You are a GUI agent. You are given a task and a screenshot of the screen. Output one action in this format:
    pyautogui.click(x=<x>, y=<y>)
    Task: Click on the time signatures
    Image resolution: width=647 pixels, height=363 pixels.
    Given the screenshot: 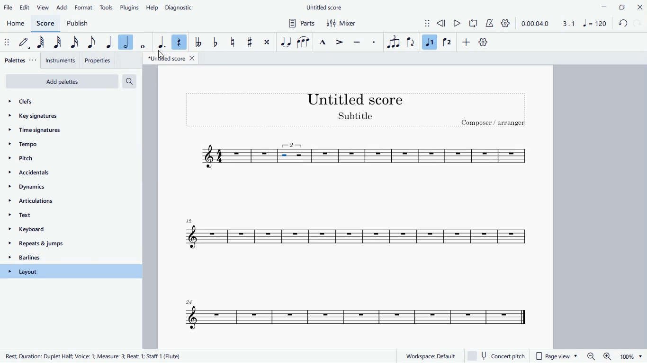 What is the action you would take?
    pyautogui.click(x=58, y=133)
    